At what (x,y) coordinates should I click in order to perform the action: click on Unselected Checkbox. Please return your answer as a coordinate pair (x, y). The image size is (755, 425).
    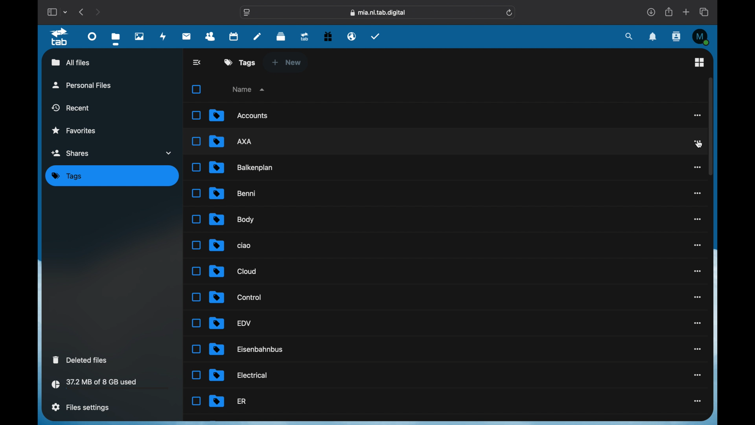
    Looking at the image, I should click on (197, 115).